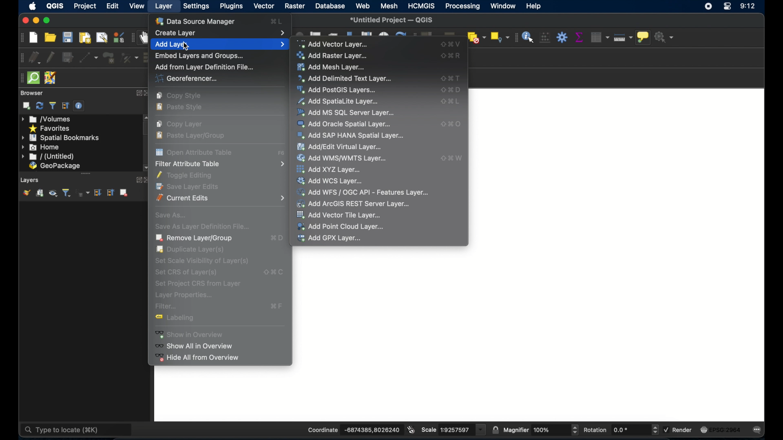  What do you see at coordinates (645, 37) in the screenshot?
I see `show map tops` at bounding box center [645, 37].